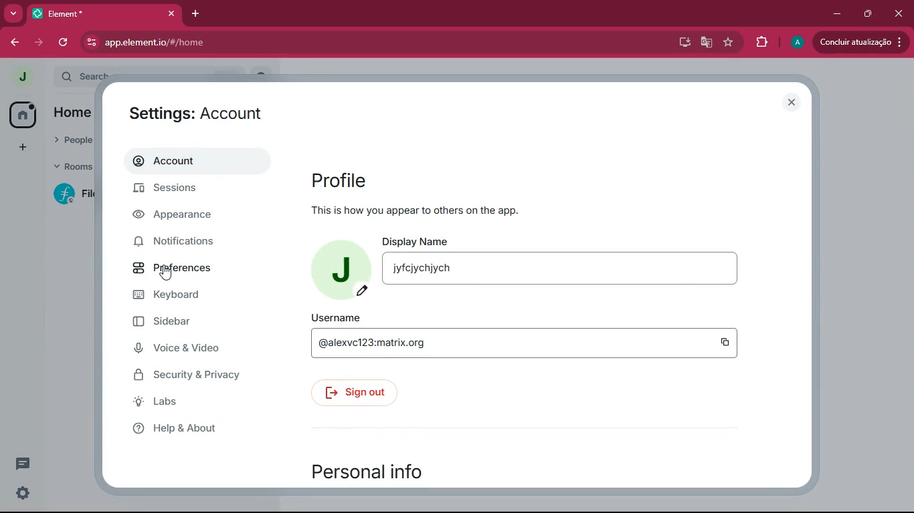 This screenshot has width=914, height=513. What do you see at coordinates (415, 210) in the screenshot?
I see `this is how you appear to others on the app.` at bounding box center [415, 210].